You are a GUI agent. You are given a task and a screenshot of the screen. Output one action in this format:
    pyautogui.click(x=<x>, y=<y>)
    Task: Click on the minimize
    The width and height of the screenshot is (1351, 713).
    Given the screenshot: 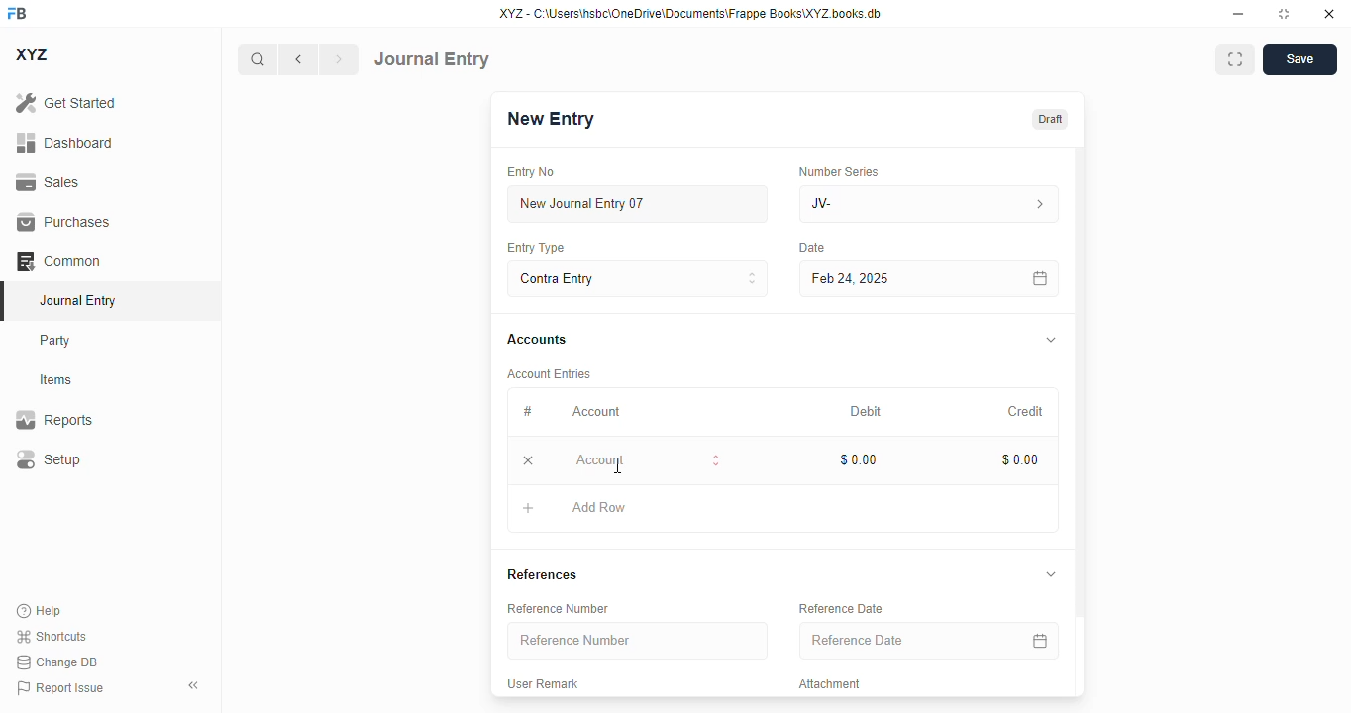 What is the action you would take?
    pyautogui.click(x=1239, y=14)
    